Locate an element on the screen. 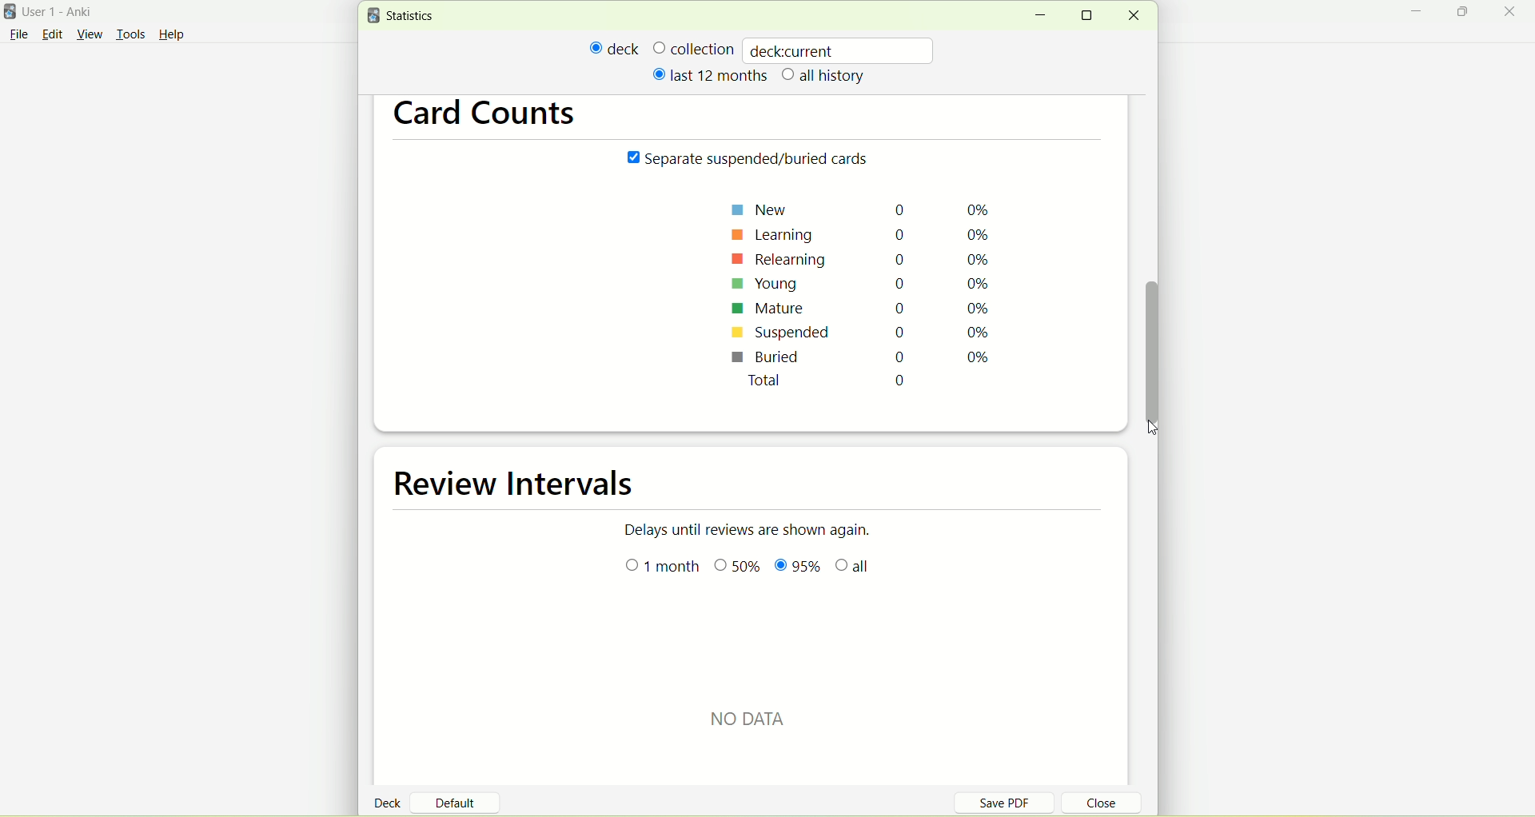 This screenshot has width=1535, height=817. card counts is located at coordinates (493, 117).